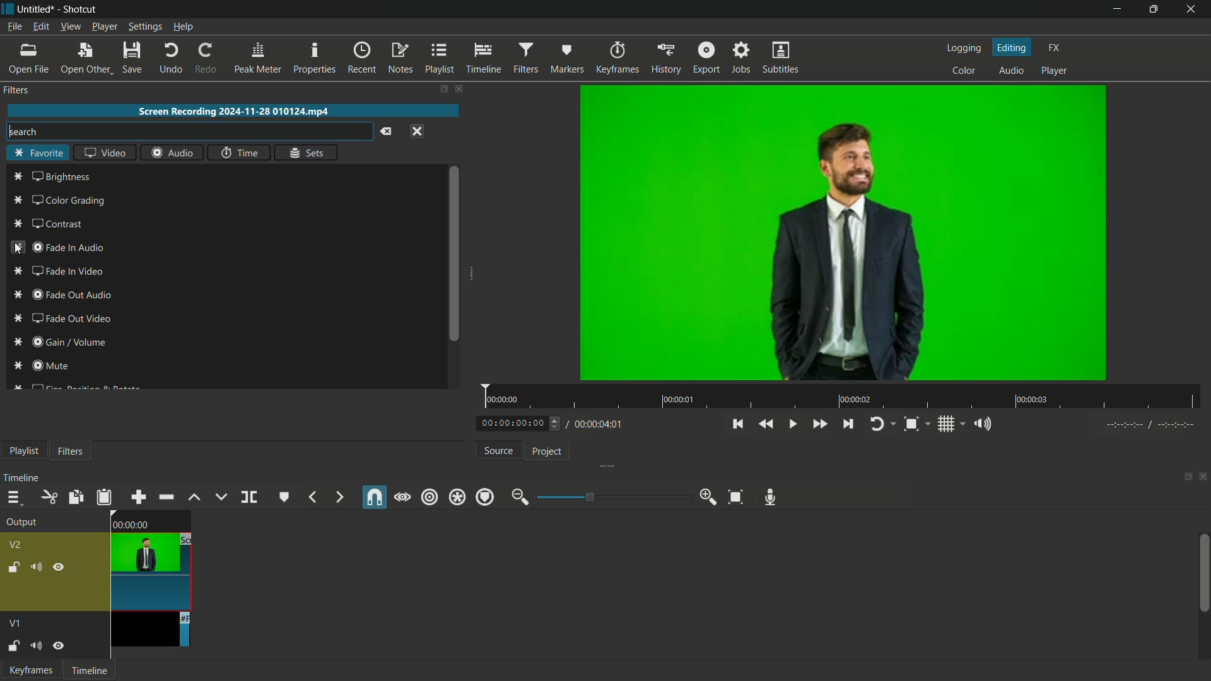  What do you see at coordinates (18, 92) in the screenshot?
I see `filters` at bounding box center [18, 92].